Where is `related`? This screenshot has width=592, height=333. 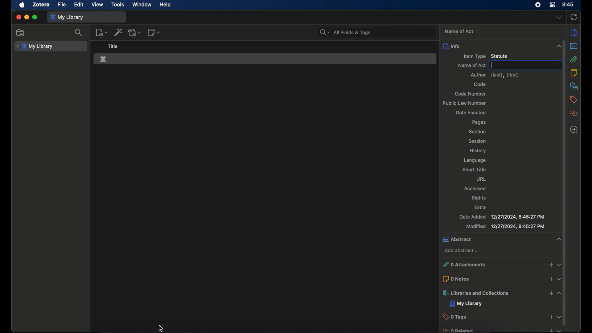 related is located at coordinates (573, 113).